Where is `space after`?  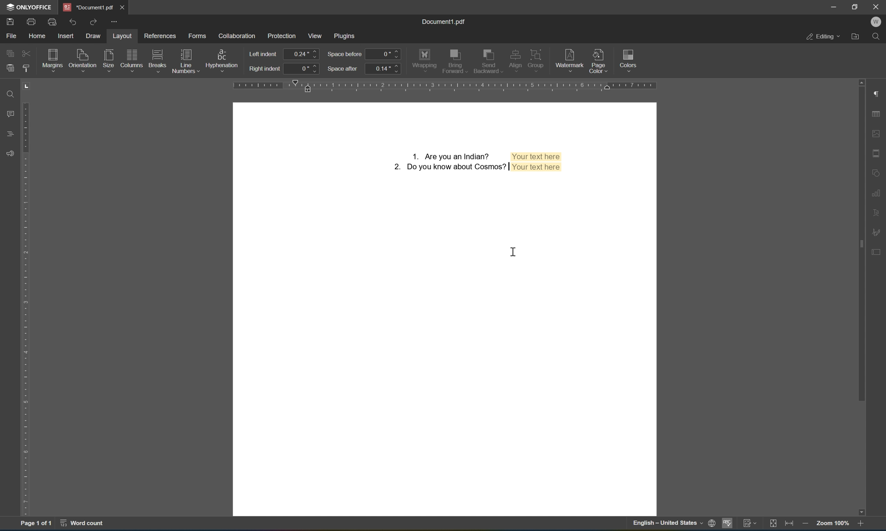
space after is located at coordinates (343, 69).